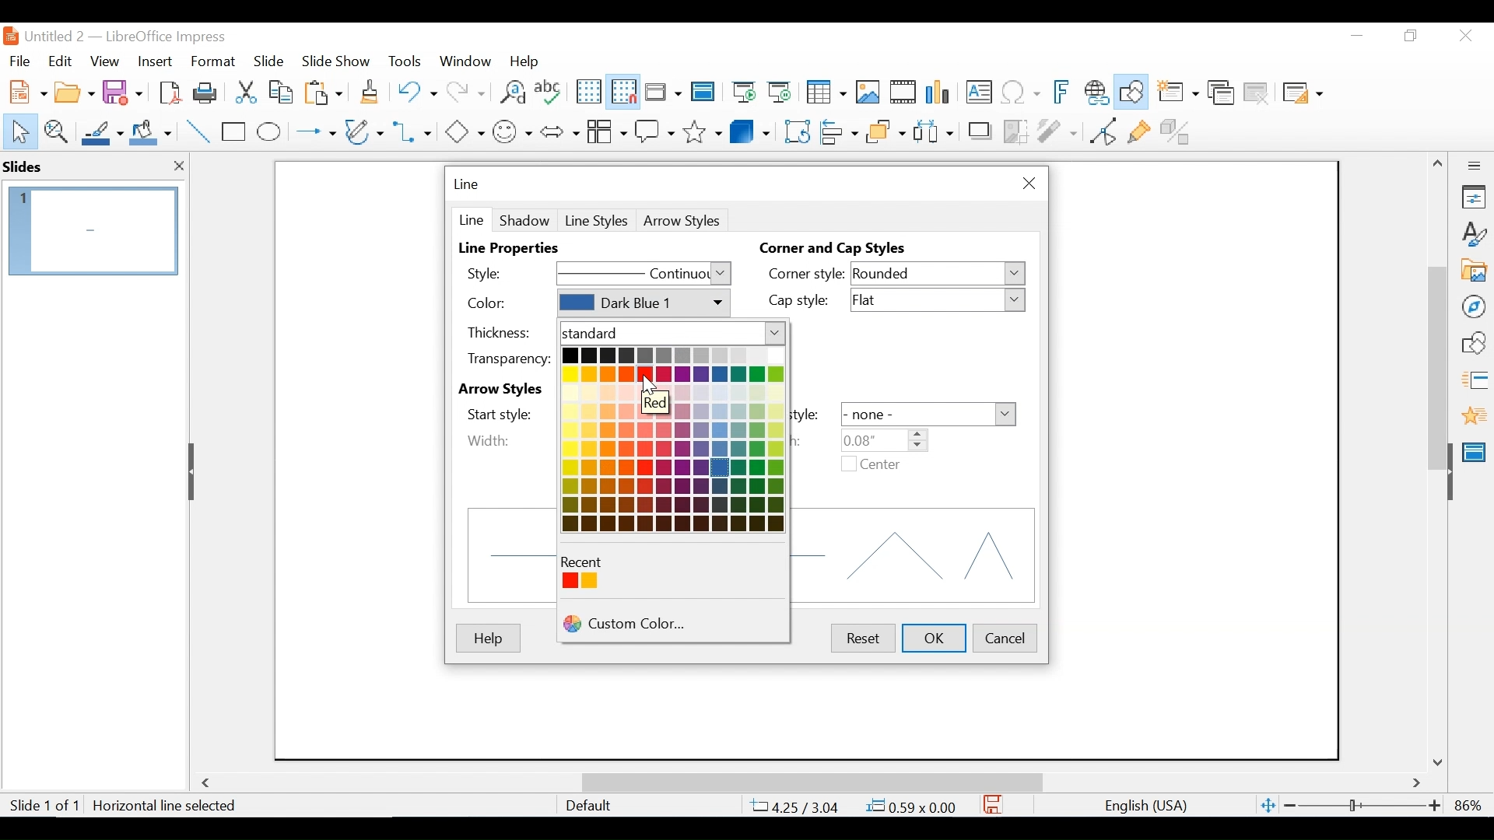  What do you see at coordinates (55, 130) in the screenshot?
I see `Zoom & Pan` at bounding box center [55, 130].